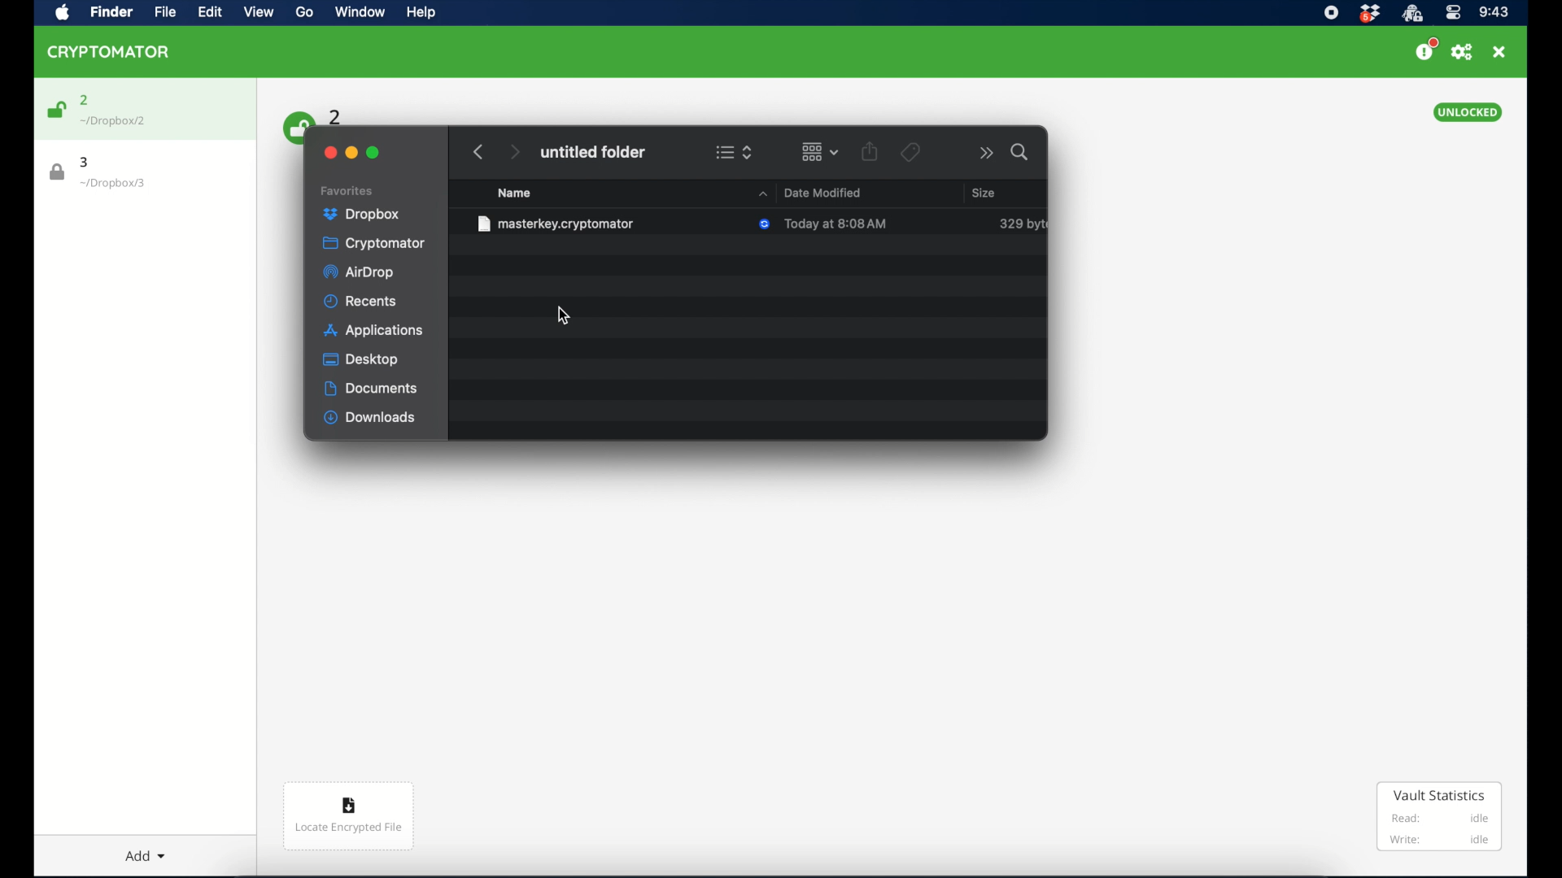  I want to click on close, so click(1499, 52).